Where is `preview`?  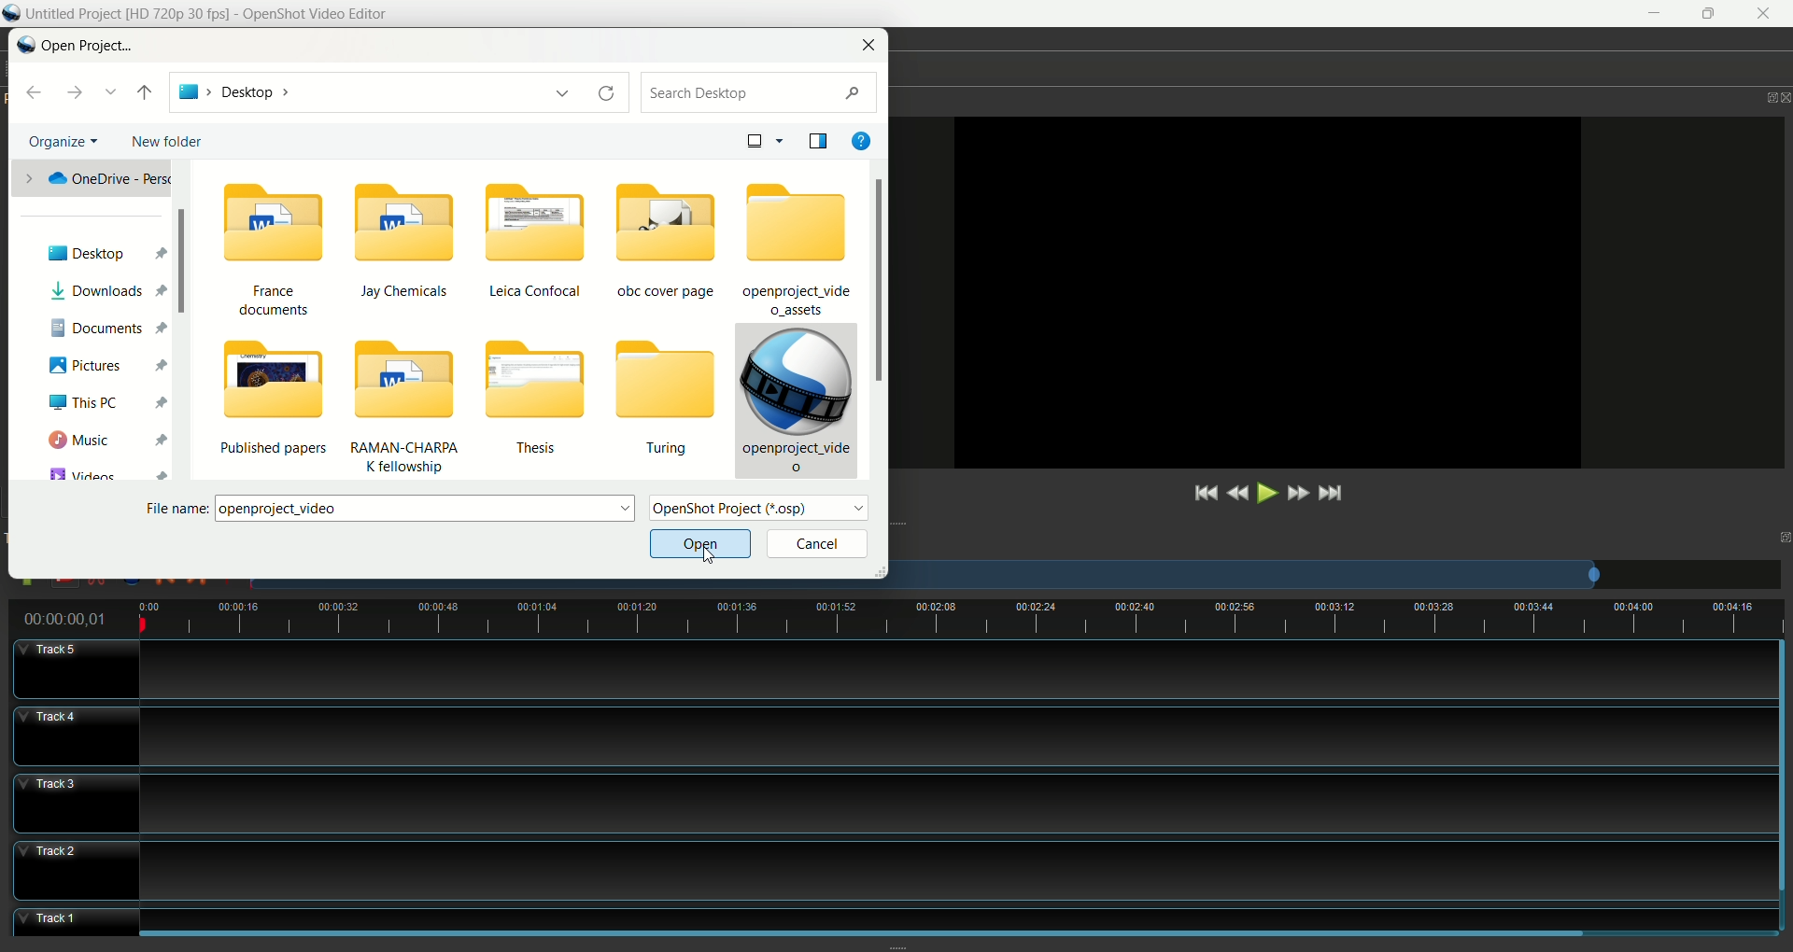 preview is located at coordinates (1257, 295).